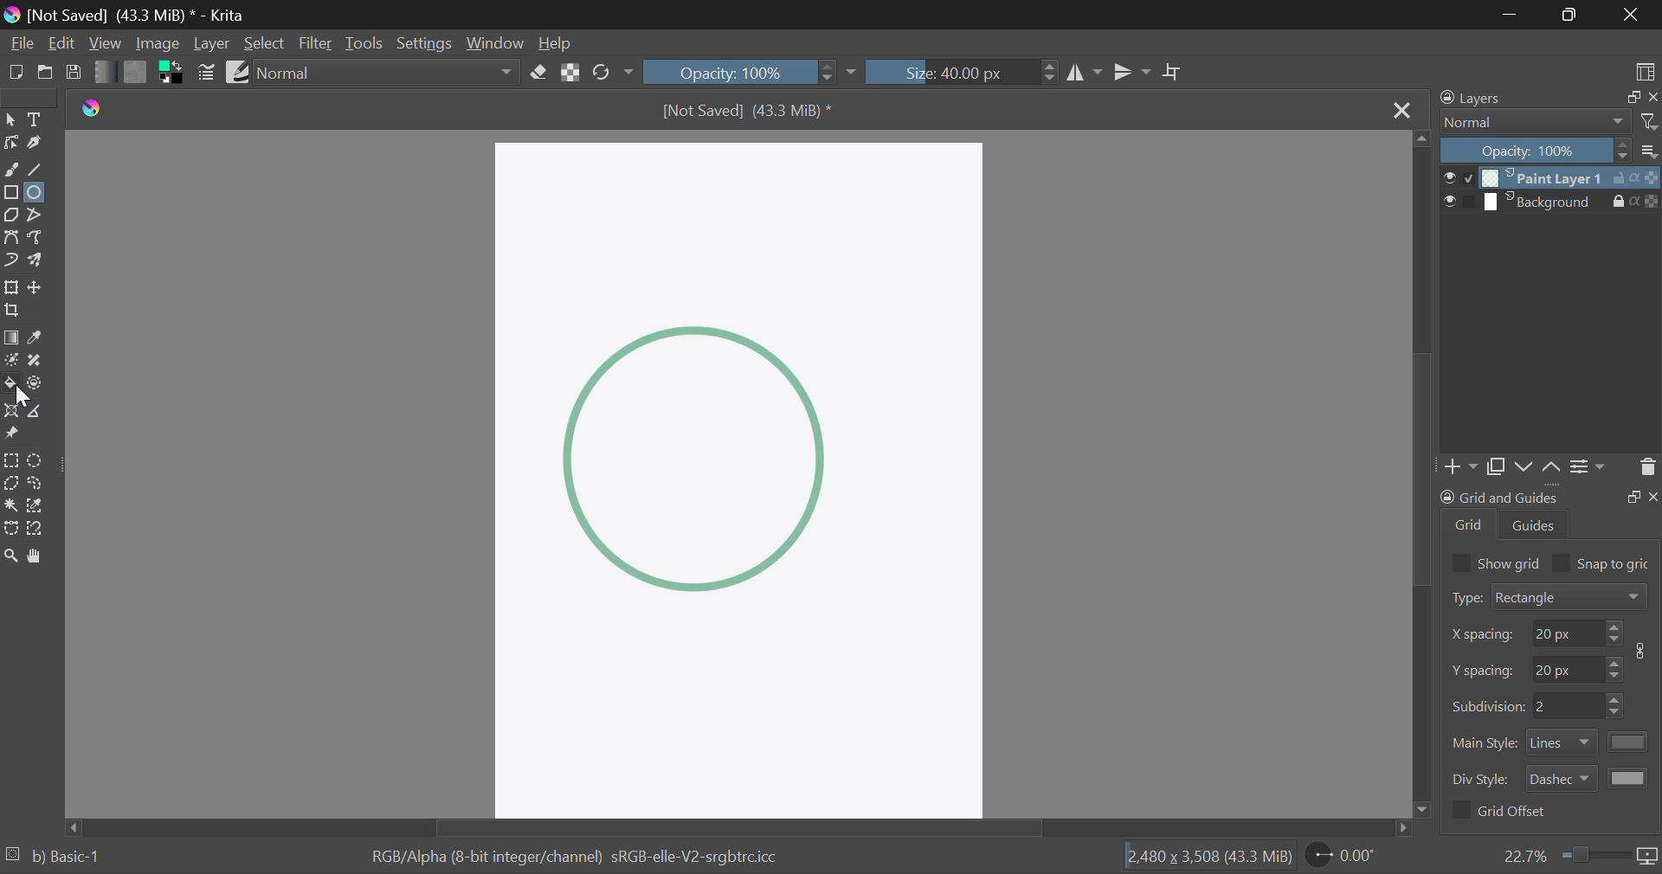 The height and width of the screenshot is (874, 1662). What do you see at coordinates (1551, 151) in the screenshot?
I see `Opacity` at bounding box center [1551, 151].